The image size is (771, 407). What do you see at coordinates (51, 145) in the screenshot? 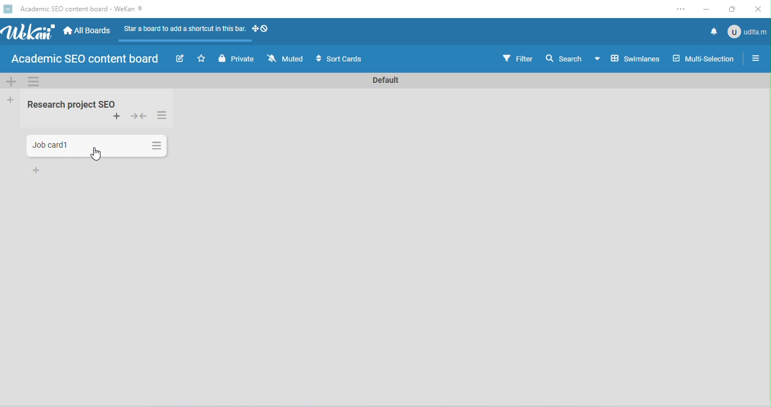
I see `card name: Job card1` at bounding box center [51, 145].